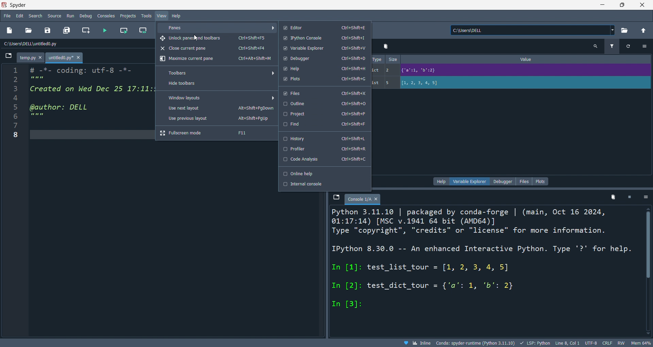  What do you see at coordinates (324, 68) in the screenshot?
I see `help` at bounding box center [324, 68].